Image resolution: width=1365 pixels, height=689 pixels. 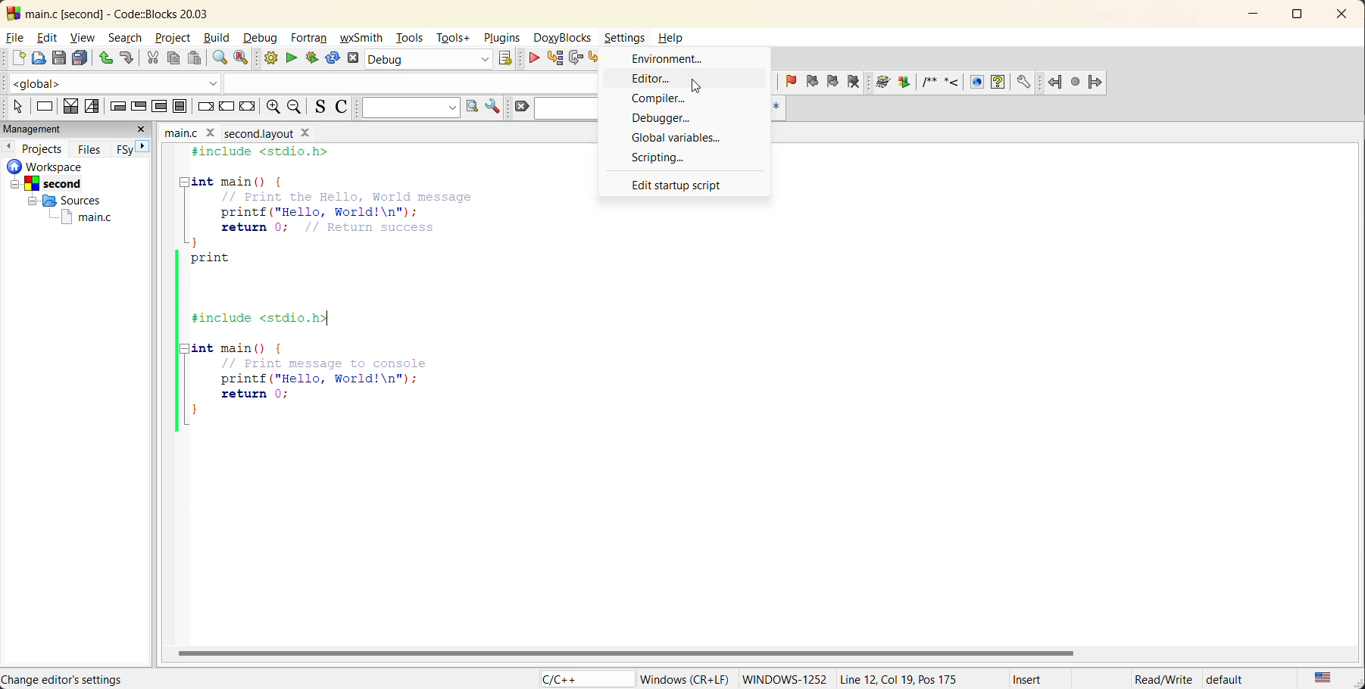 I want to click on next line, so click(x=576, y=58).